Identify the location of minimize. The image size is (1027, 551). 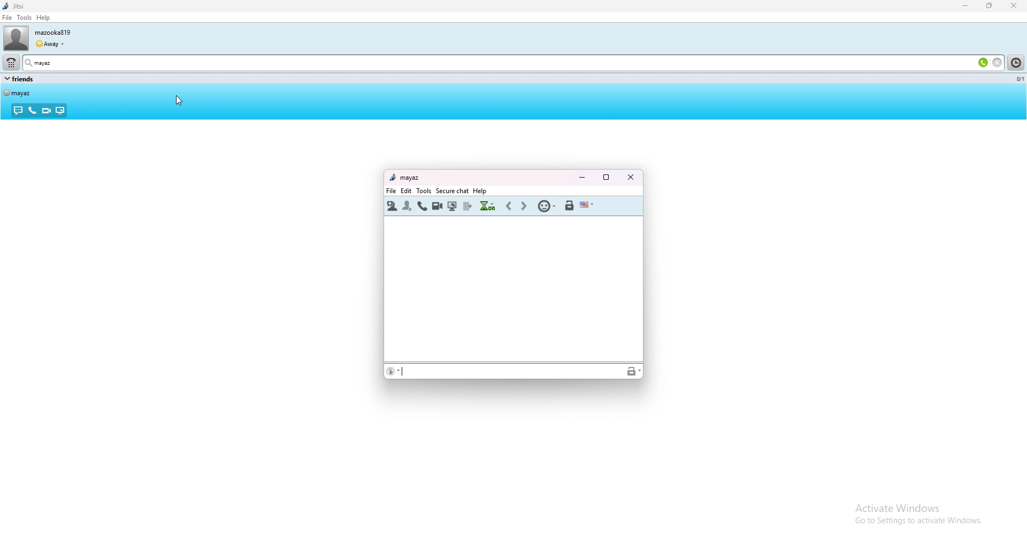
(581, 178).